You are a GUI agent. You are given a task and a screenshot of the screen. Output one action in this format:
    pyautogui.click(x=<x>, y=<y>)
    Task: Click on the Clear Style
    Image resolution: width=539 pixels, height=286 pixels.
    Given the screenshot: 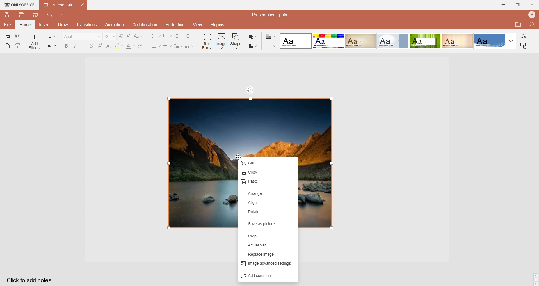 What is the action you would take?
    pyautogui.click(x=141, y=46)
    